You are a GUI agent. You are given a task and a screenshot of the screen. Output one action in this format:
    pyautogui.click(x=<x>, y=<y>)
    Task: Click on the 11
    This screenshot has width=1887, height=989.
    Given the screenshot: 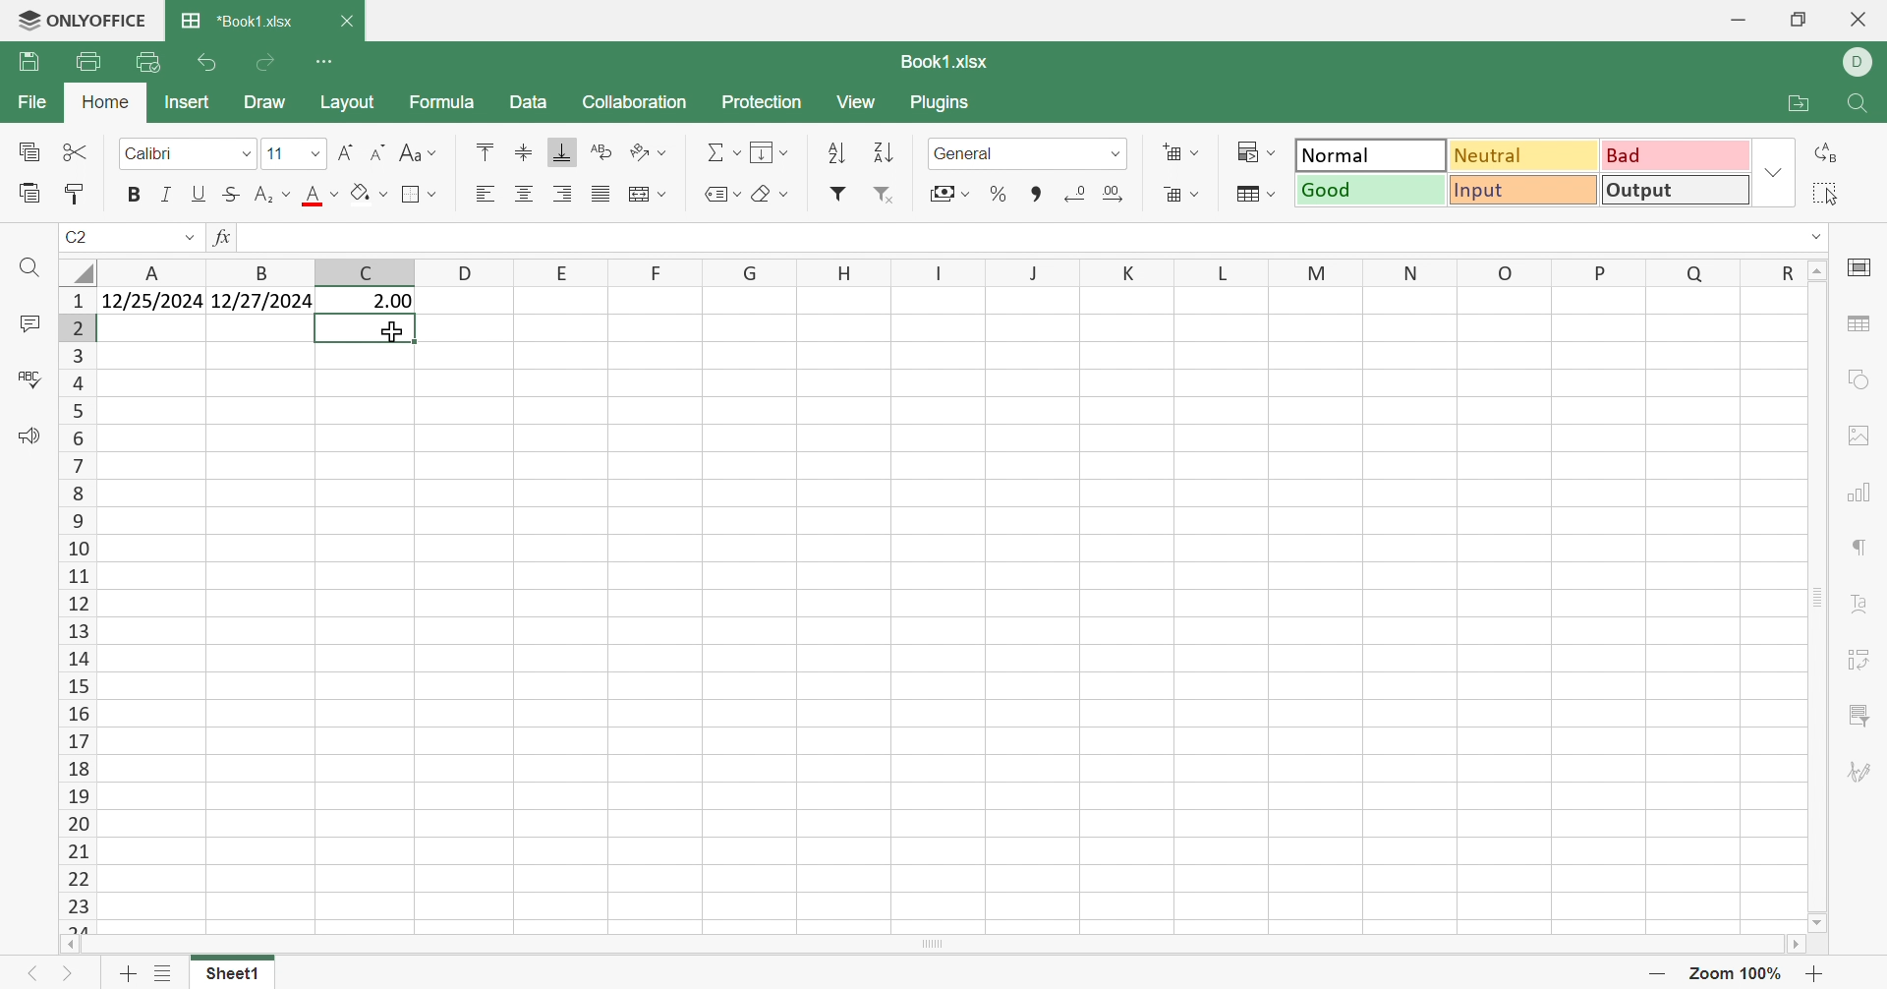 What is the action you would take?
    pyautogui.click(x=274, y=153)
    